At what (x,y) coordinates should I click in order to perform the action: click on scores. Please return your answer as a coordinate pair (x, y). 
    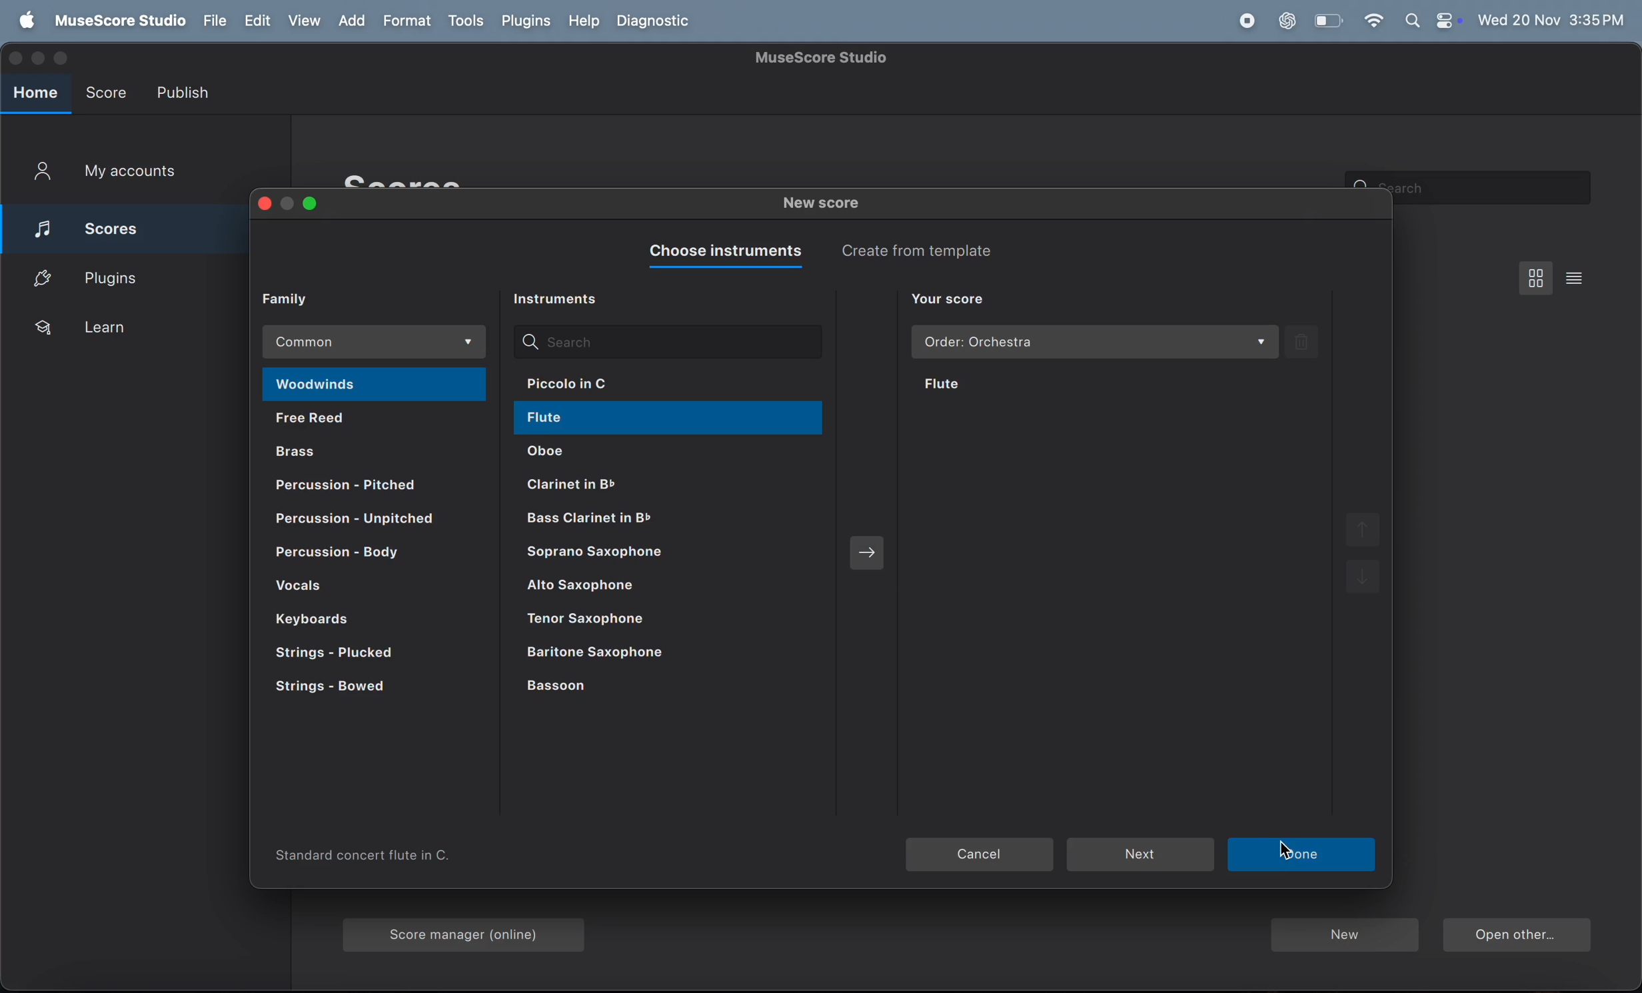
    Looking at the image, I should click on (428, 178).